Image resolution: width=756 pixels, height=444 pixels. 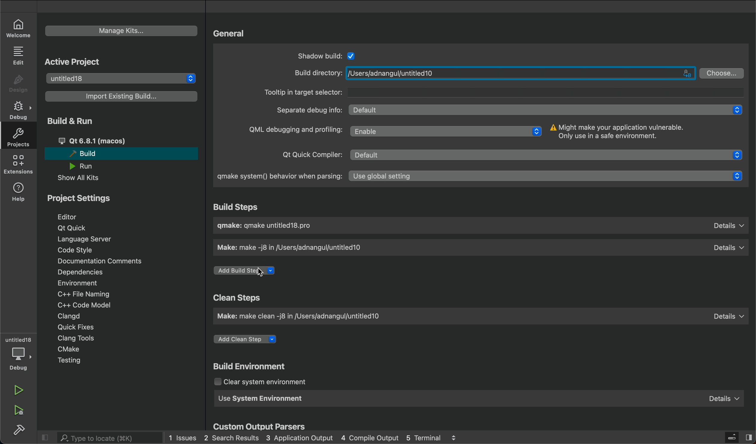 I want to click on run, so click(x=18, y=392).